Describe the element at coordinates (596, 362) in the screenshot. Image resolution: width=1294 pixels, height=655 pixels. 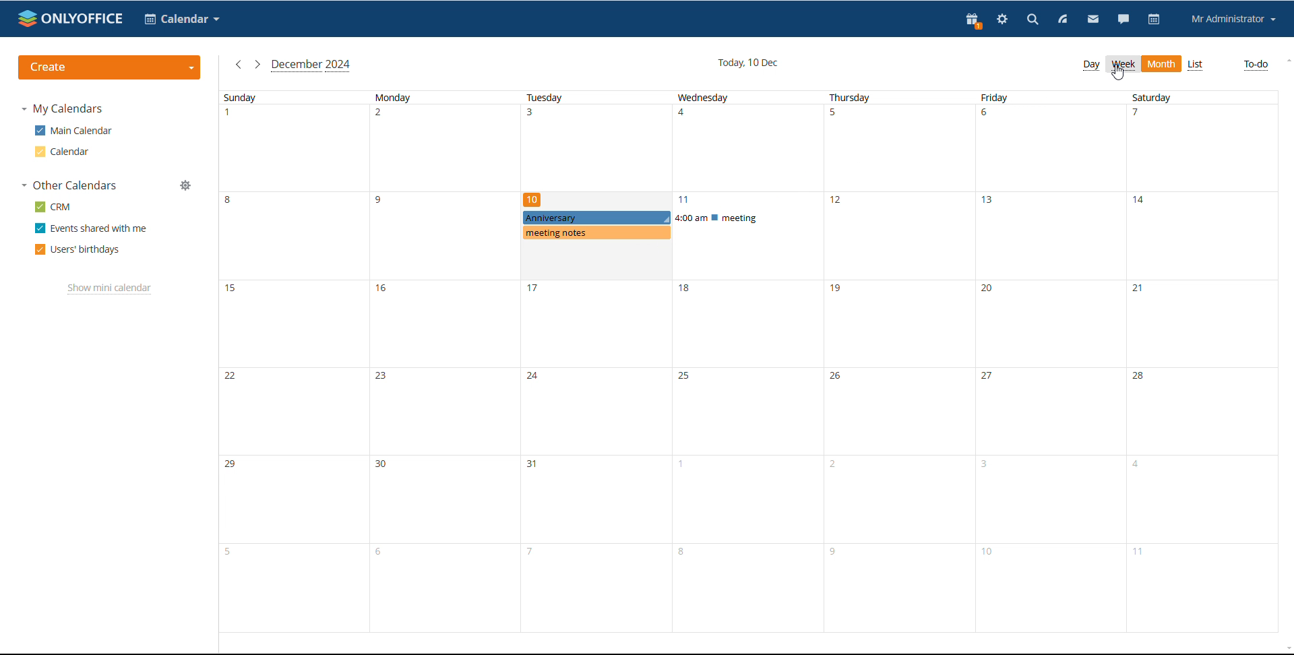
I see `tuesday` at that location.